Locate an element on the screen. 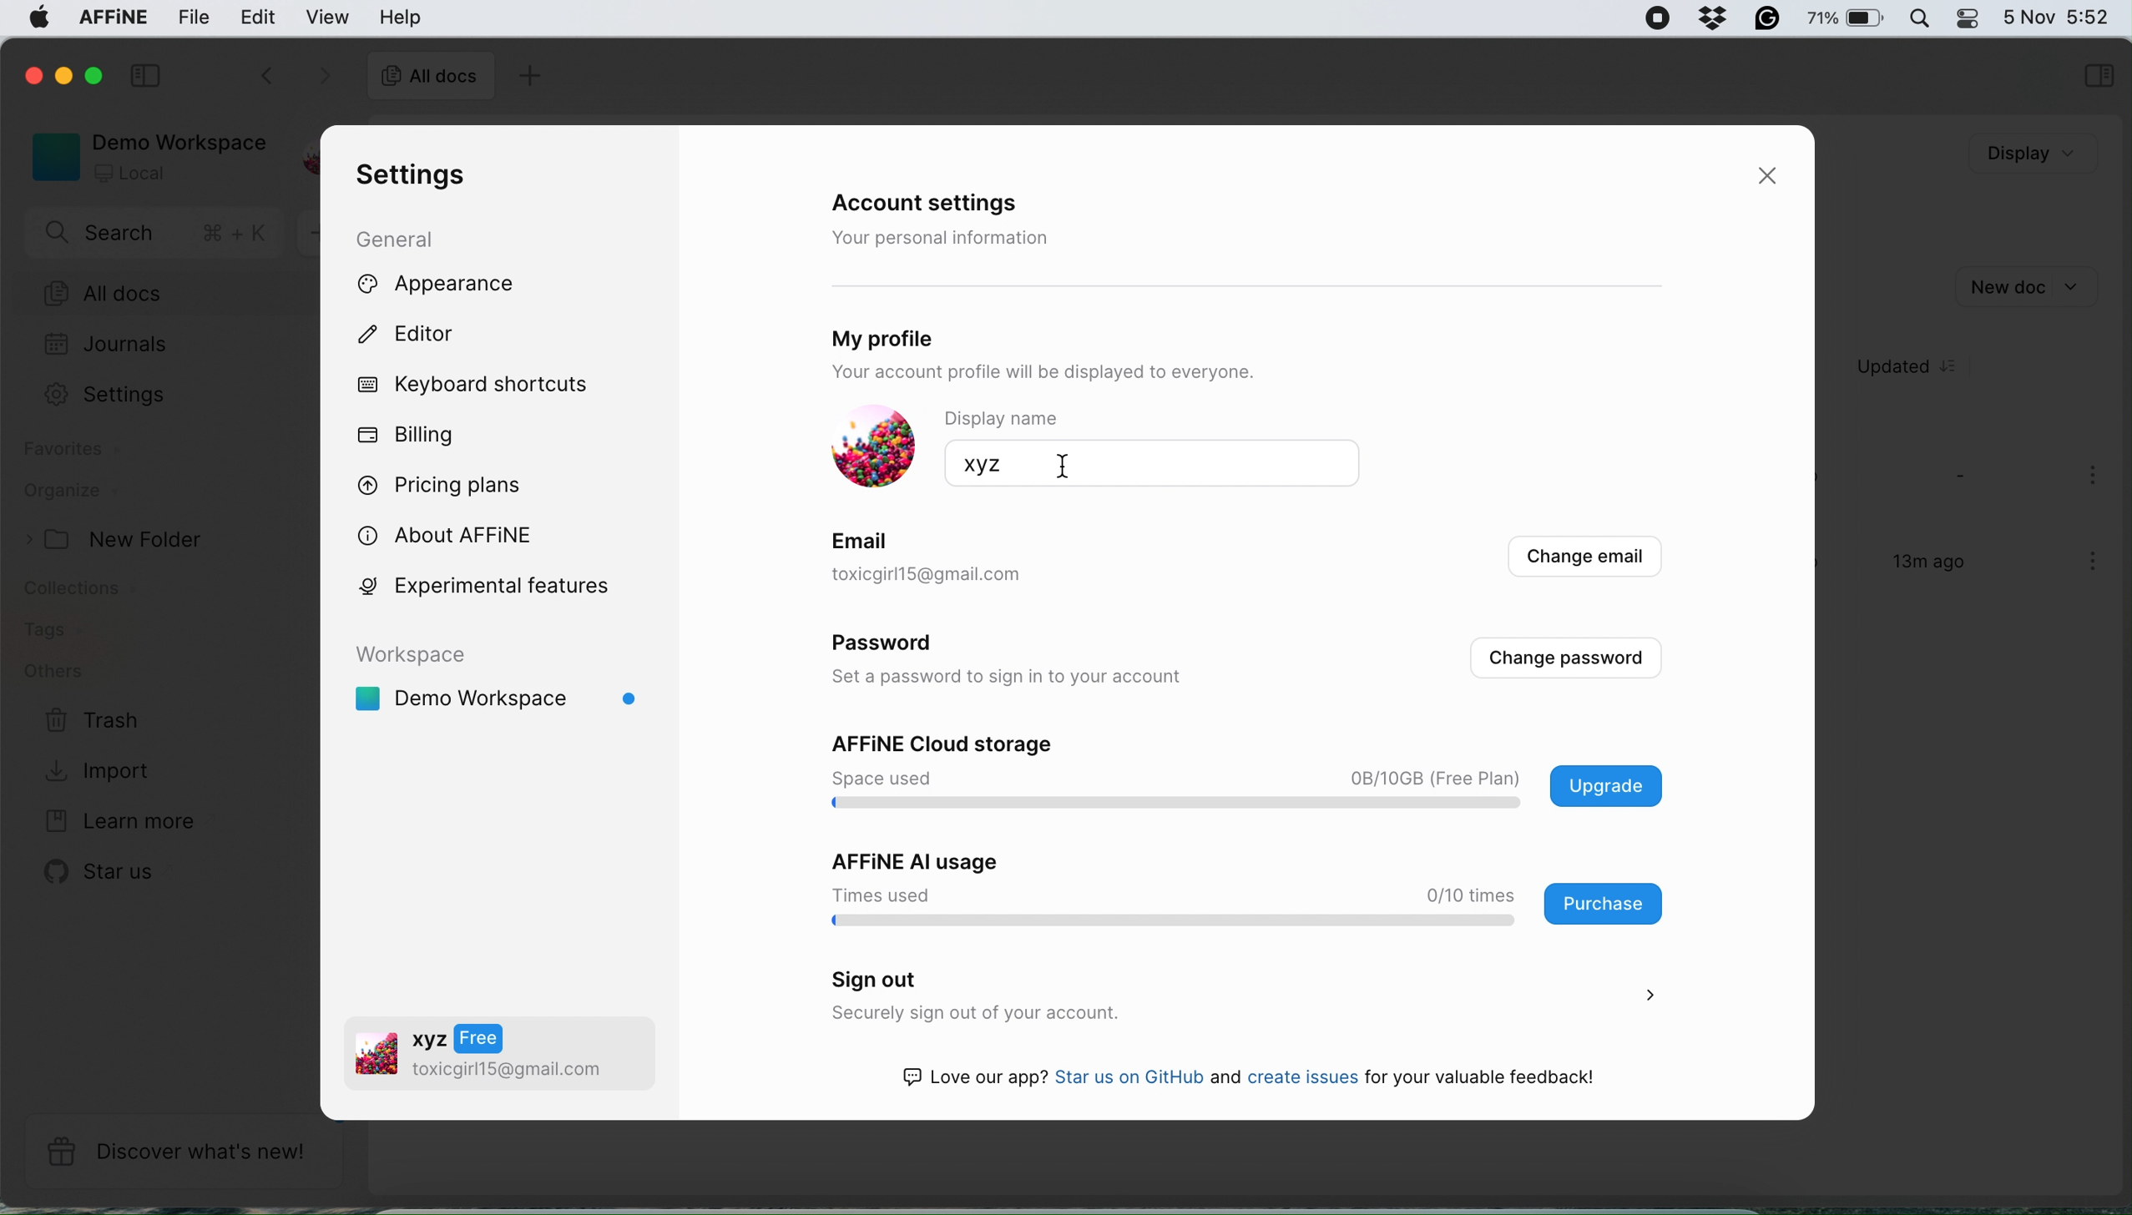  about affine is located at coordinates (455, 533).